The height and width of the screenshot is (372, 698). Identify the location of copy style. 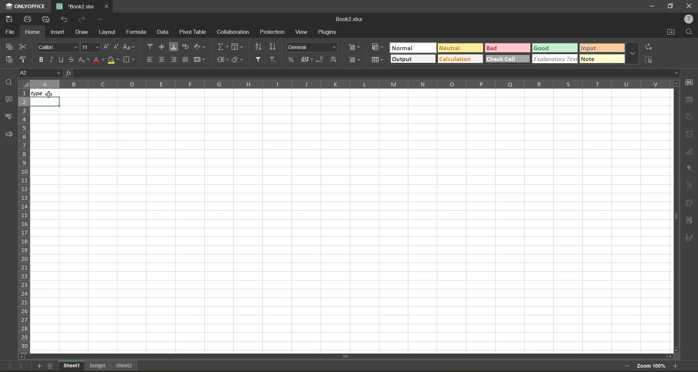
(24, 59).